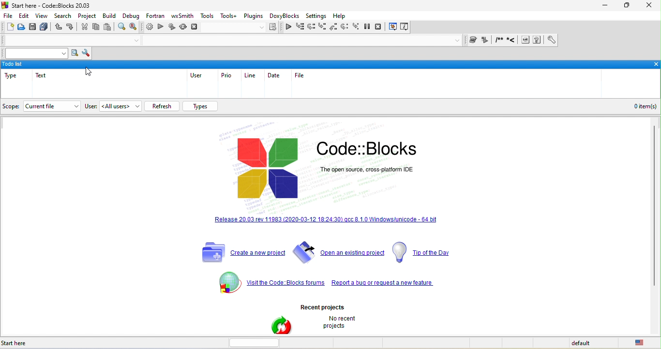  What do you see at coordinates (302, 75) in the screenshot?
I see `file` at bounding box center [302, 75].